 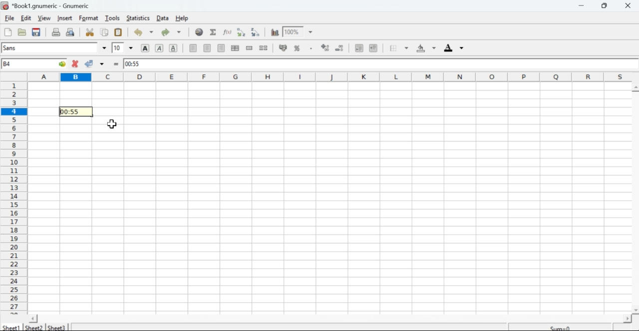 I want to click on Sheet 3, so click(x=57, y=327).